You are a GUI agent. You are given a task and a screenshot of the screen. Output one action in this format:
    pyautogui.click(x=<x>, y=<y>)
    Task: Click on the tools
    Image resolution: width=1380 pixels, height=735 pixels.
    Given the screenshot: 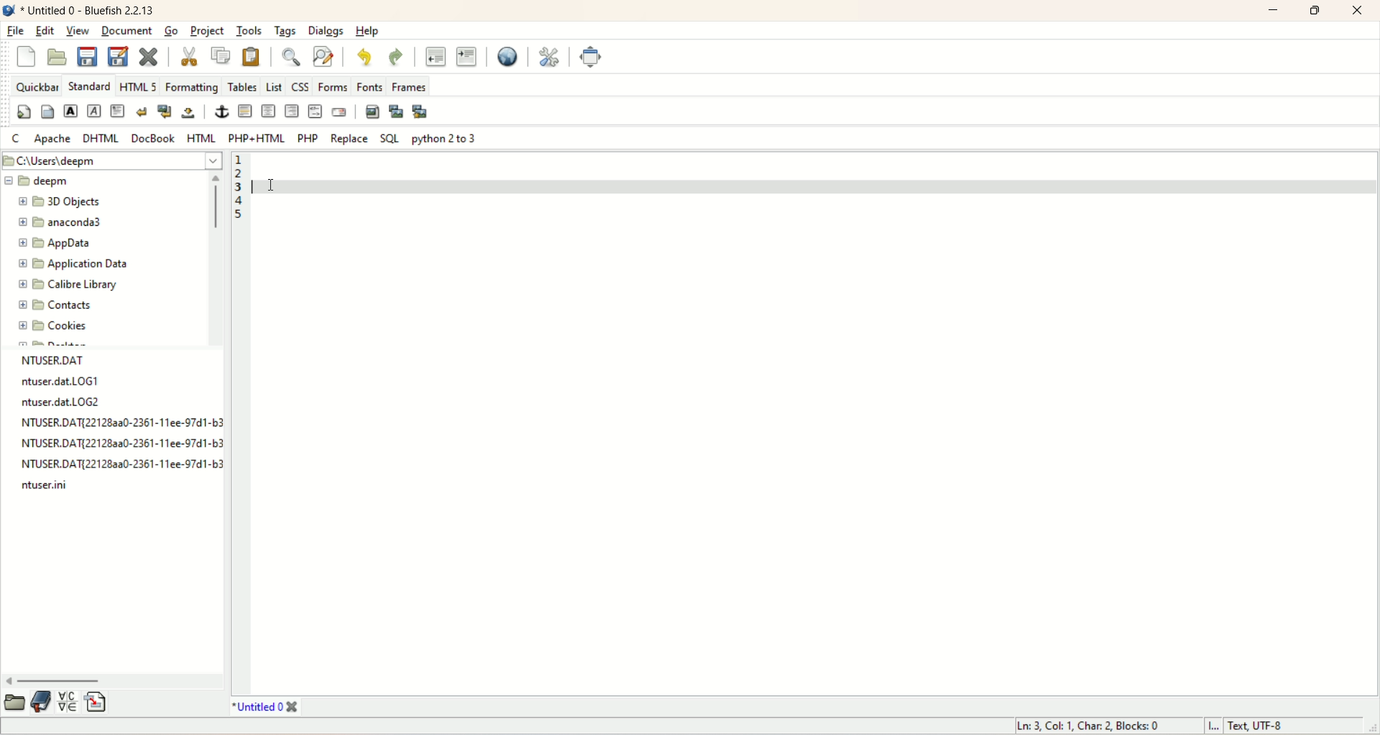 What is the action you would take?
    pyautogui.click(x=252, y=31)
    